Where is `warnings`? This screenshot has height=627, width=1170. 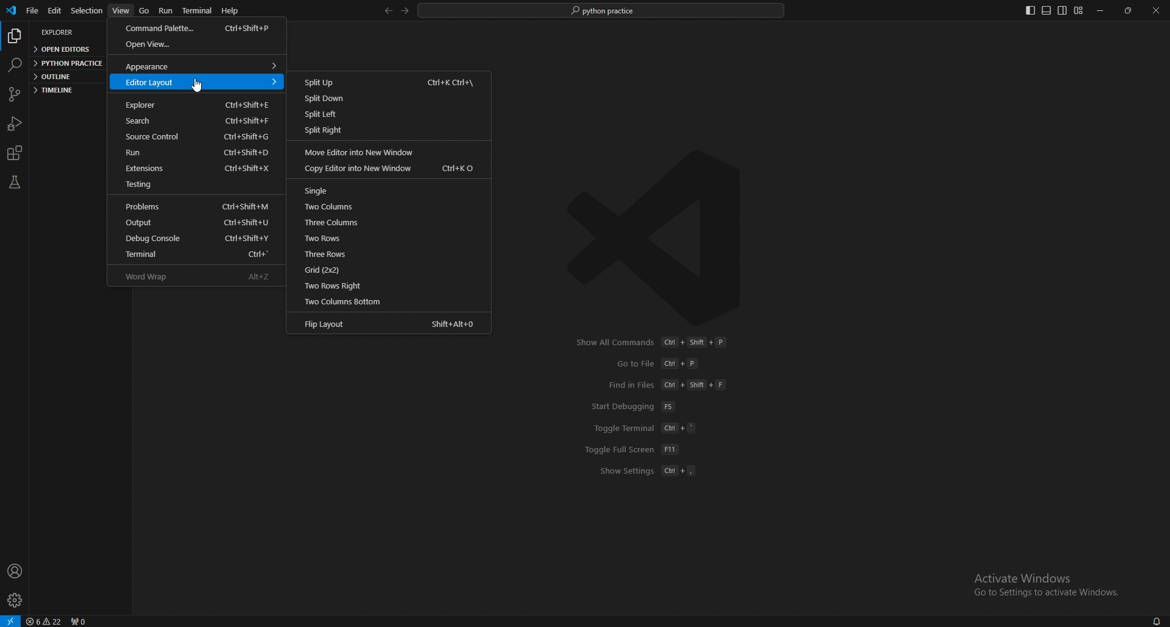 warnings is located at coordinates (45, 621).